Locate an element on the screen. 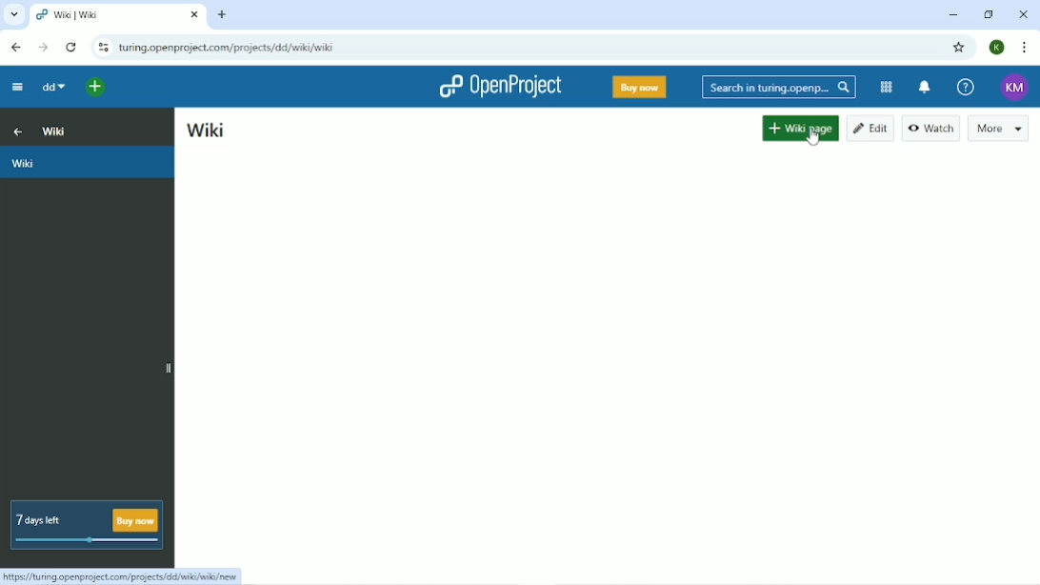 Image resolution: width=1040 pixels, height=585 pixels. Wiki is located at coordinates (88, 162).